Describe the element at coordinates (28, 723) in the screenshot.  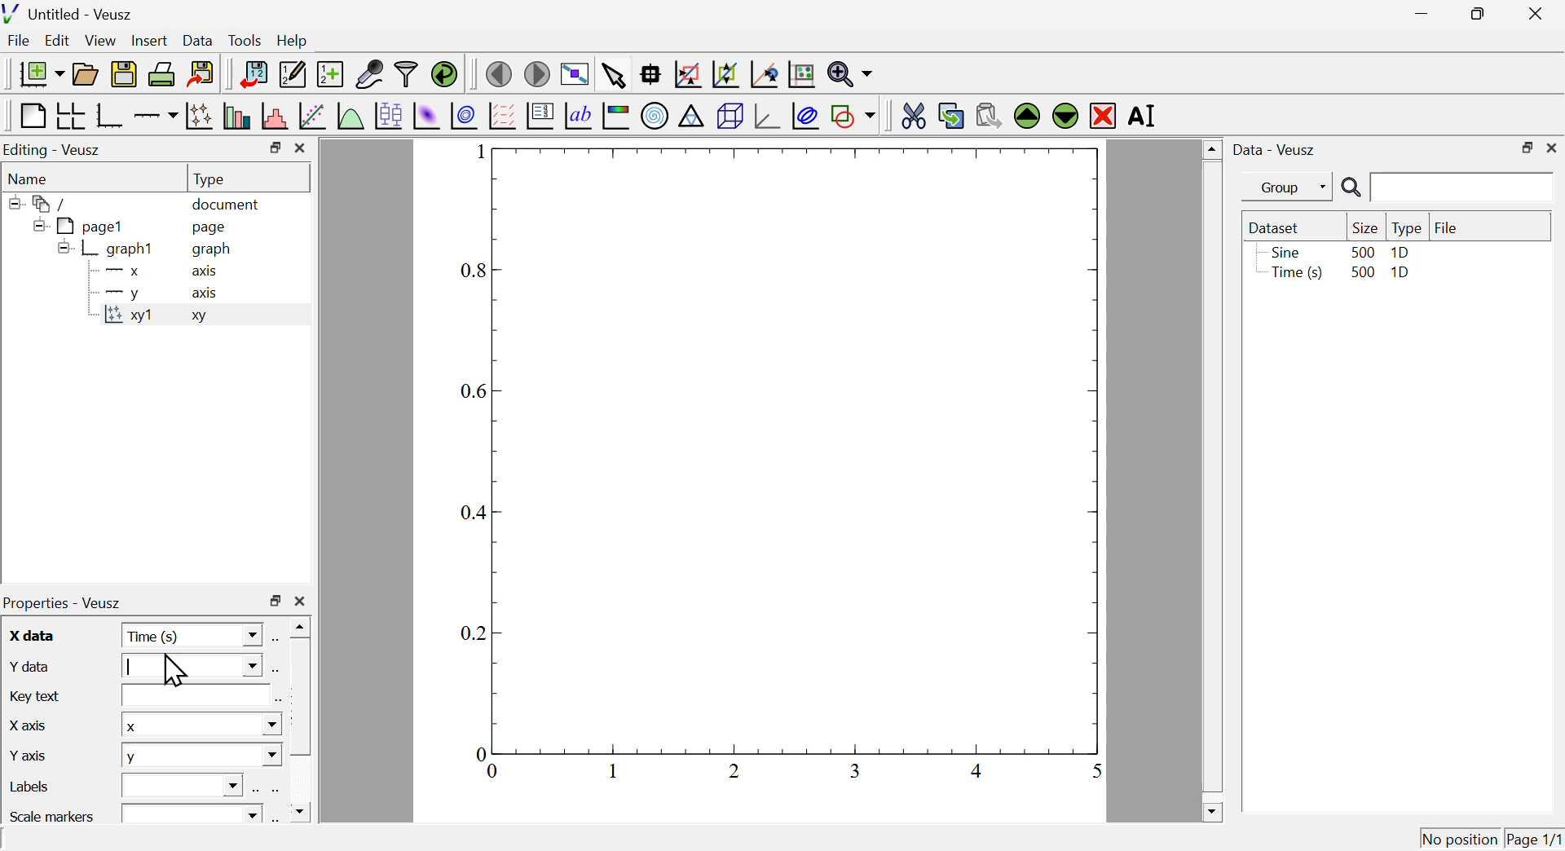
I see `x axis` at that location.